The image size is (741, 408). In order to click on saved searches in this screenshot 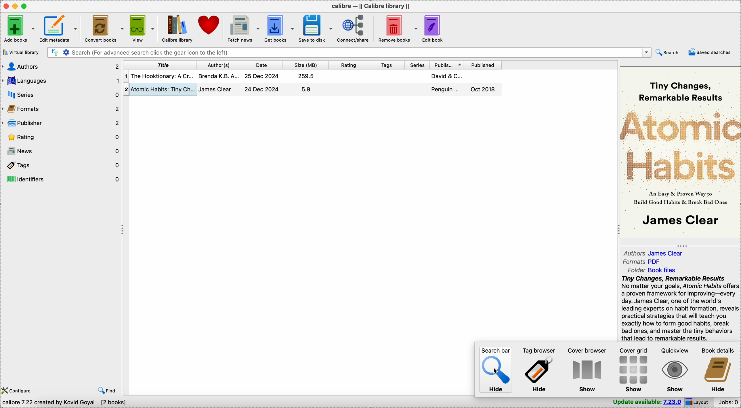, I will do `click(712, 53)`.